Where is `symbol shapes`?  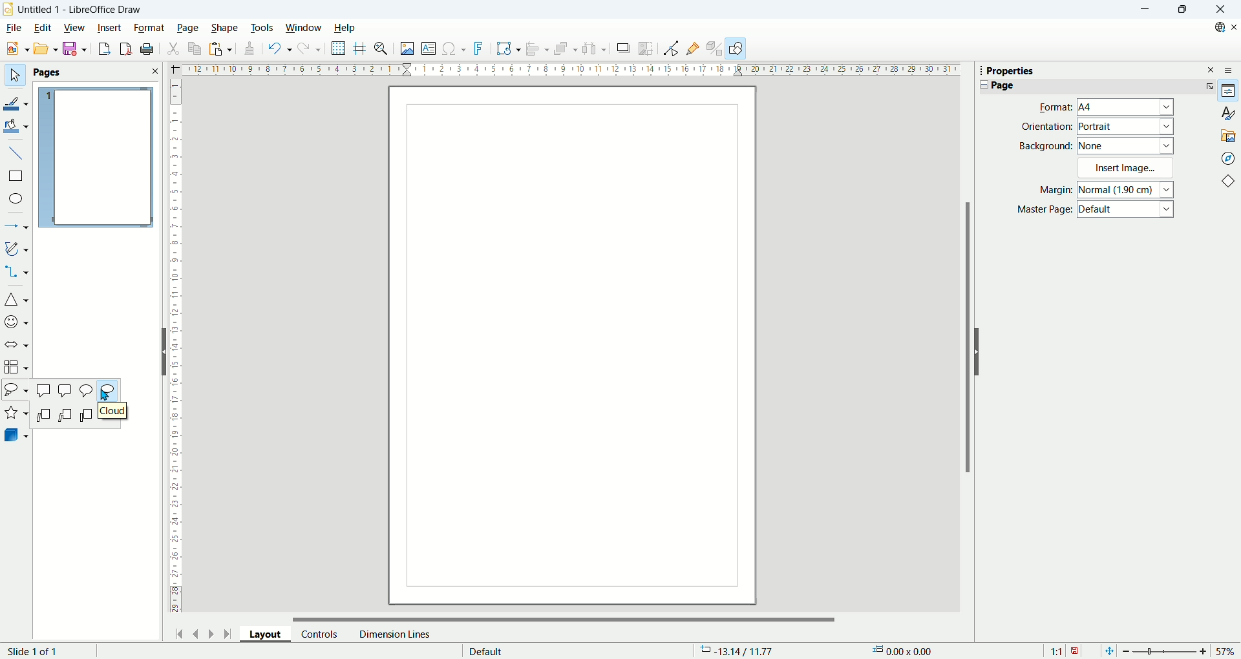 symbol shapes is located at coordinates (16, 321).